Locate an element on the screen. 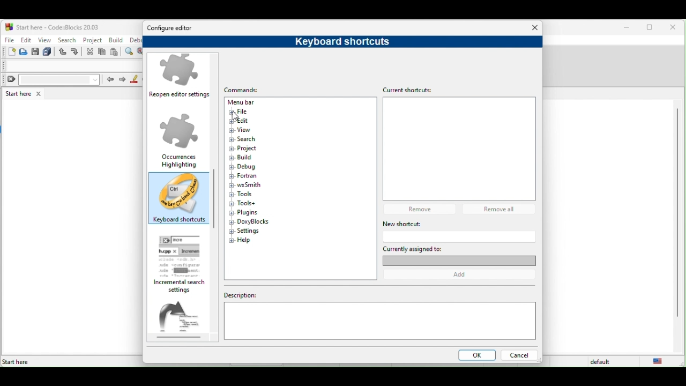 Image resolution: width=686 pixels, height=386 pixels. build is located at coordinates (245, 158).